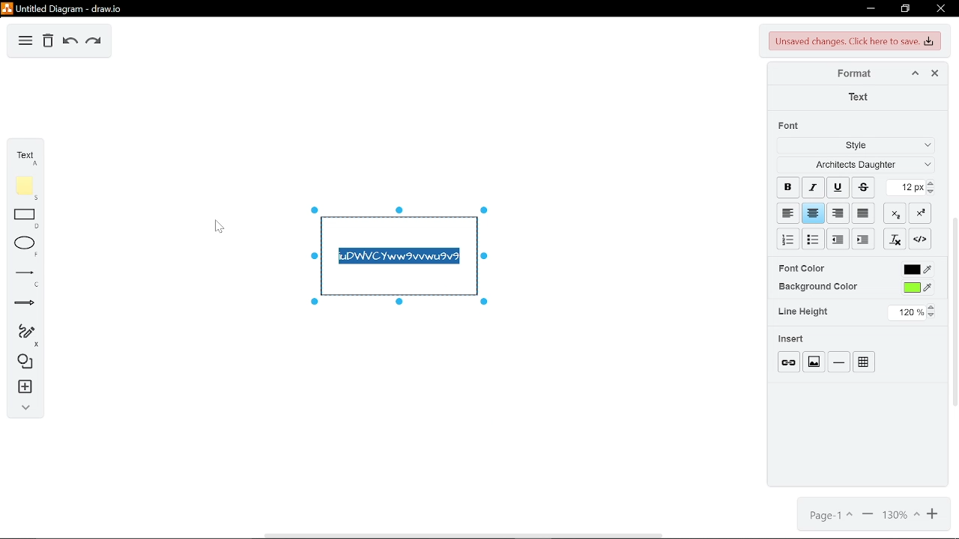 Image resolution: width=959 pixels, height=539 pixels. I want to click on shapes, so click(23, 363).